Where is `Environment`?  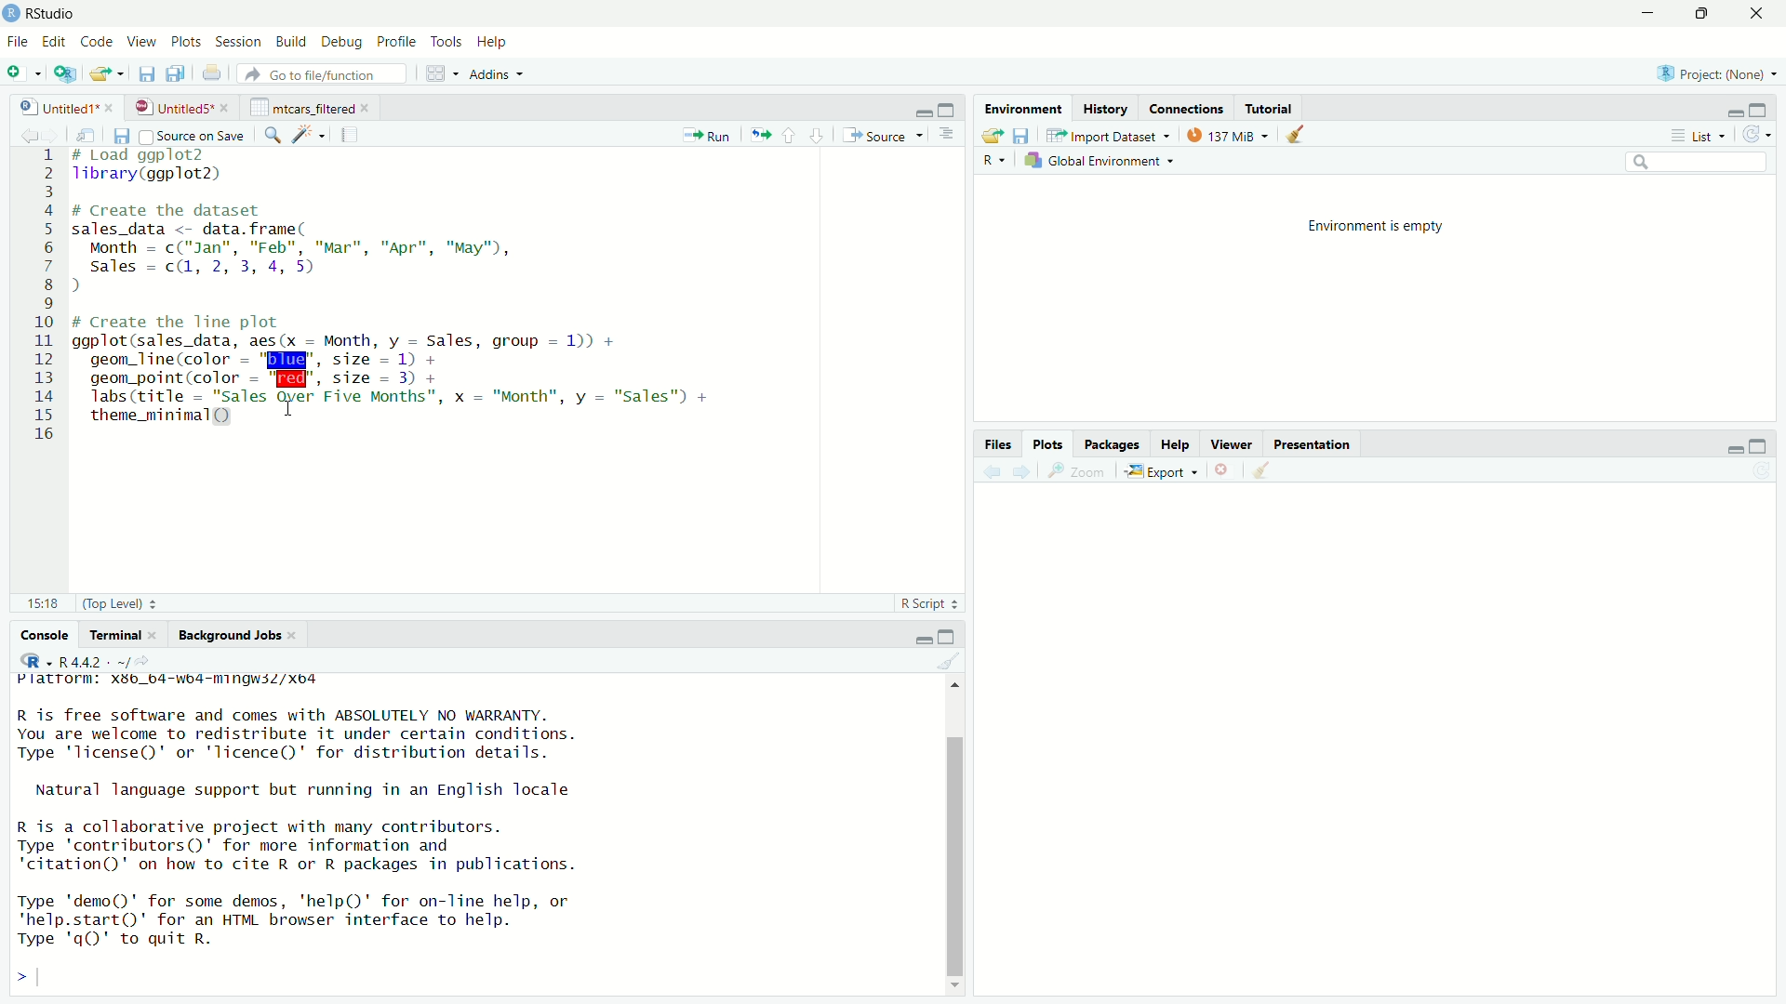 Environment is located at coordinates (1026, 108).